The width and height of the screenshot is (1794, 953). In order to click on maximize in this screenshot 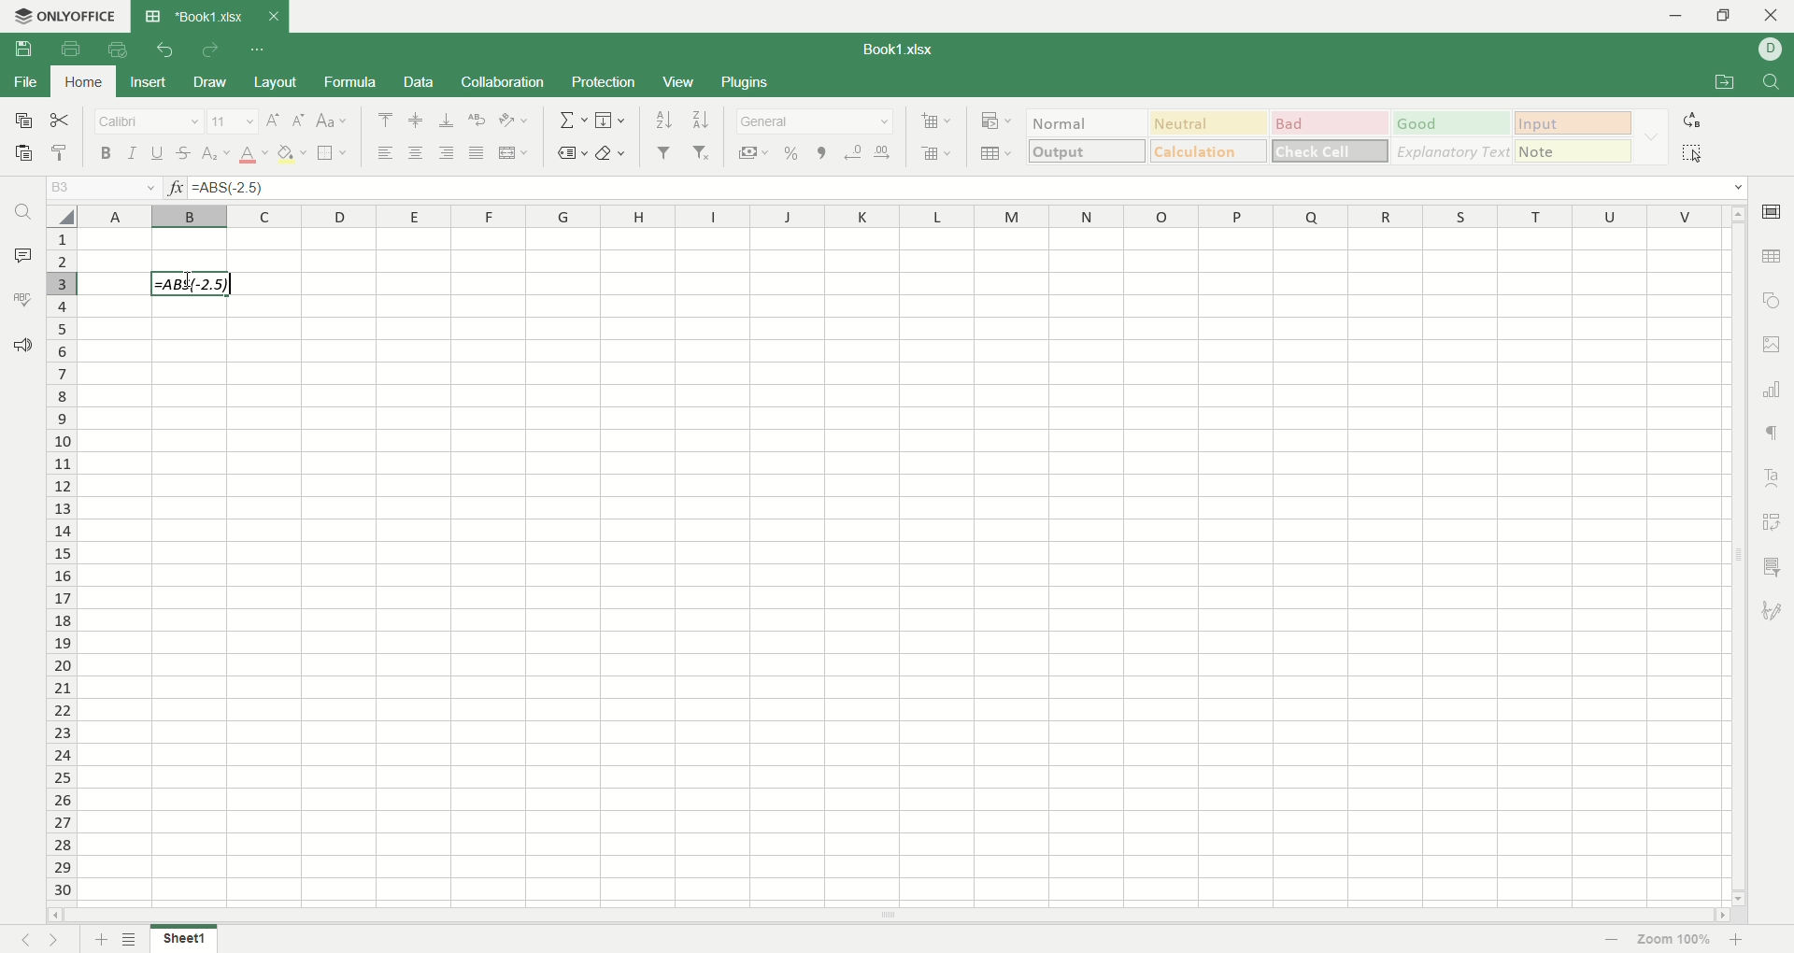, I will do `click(1729, 19)`.